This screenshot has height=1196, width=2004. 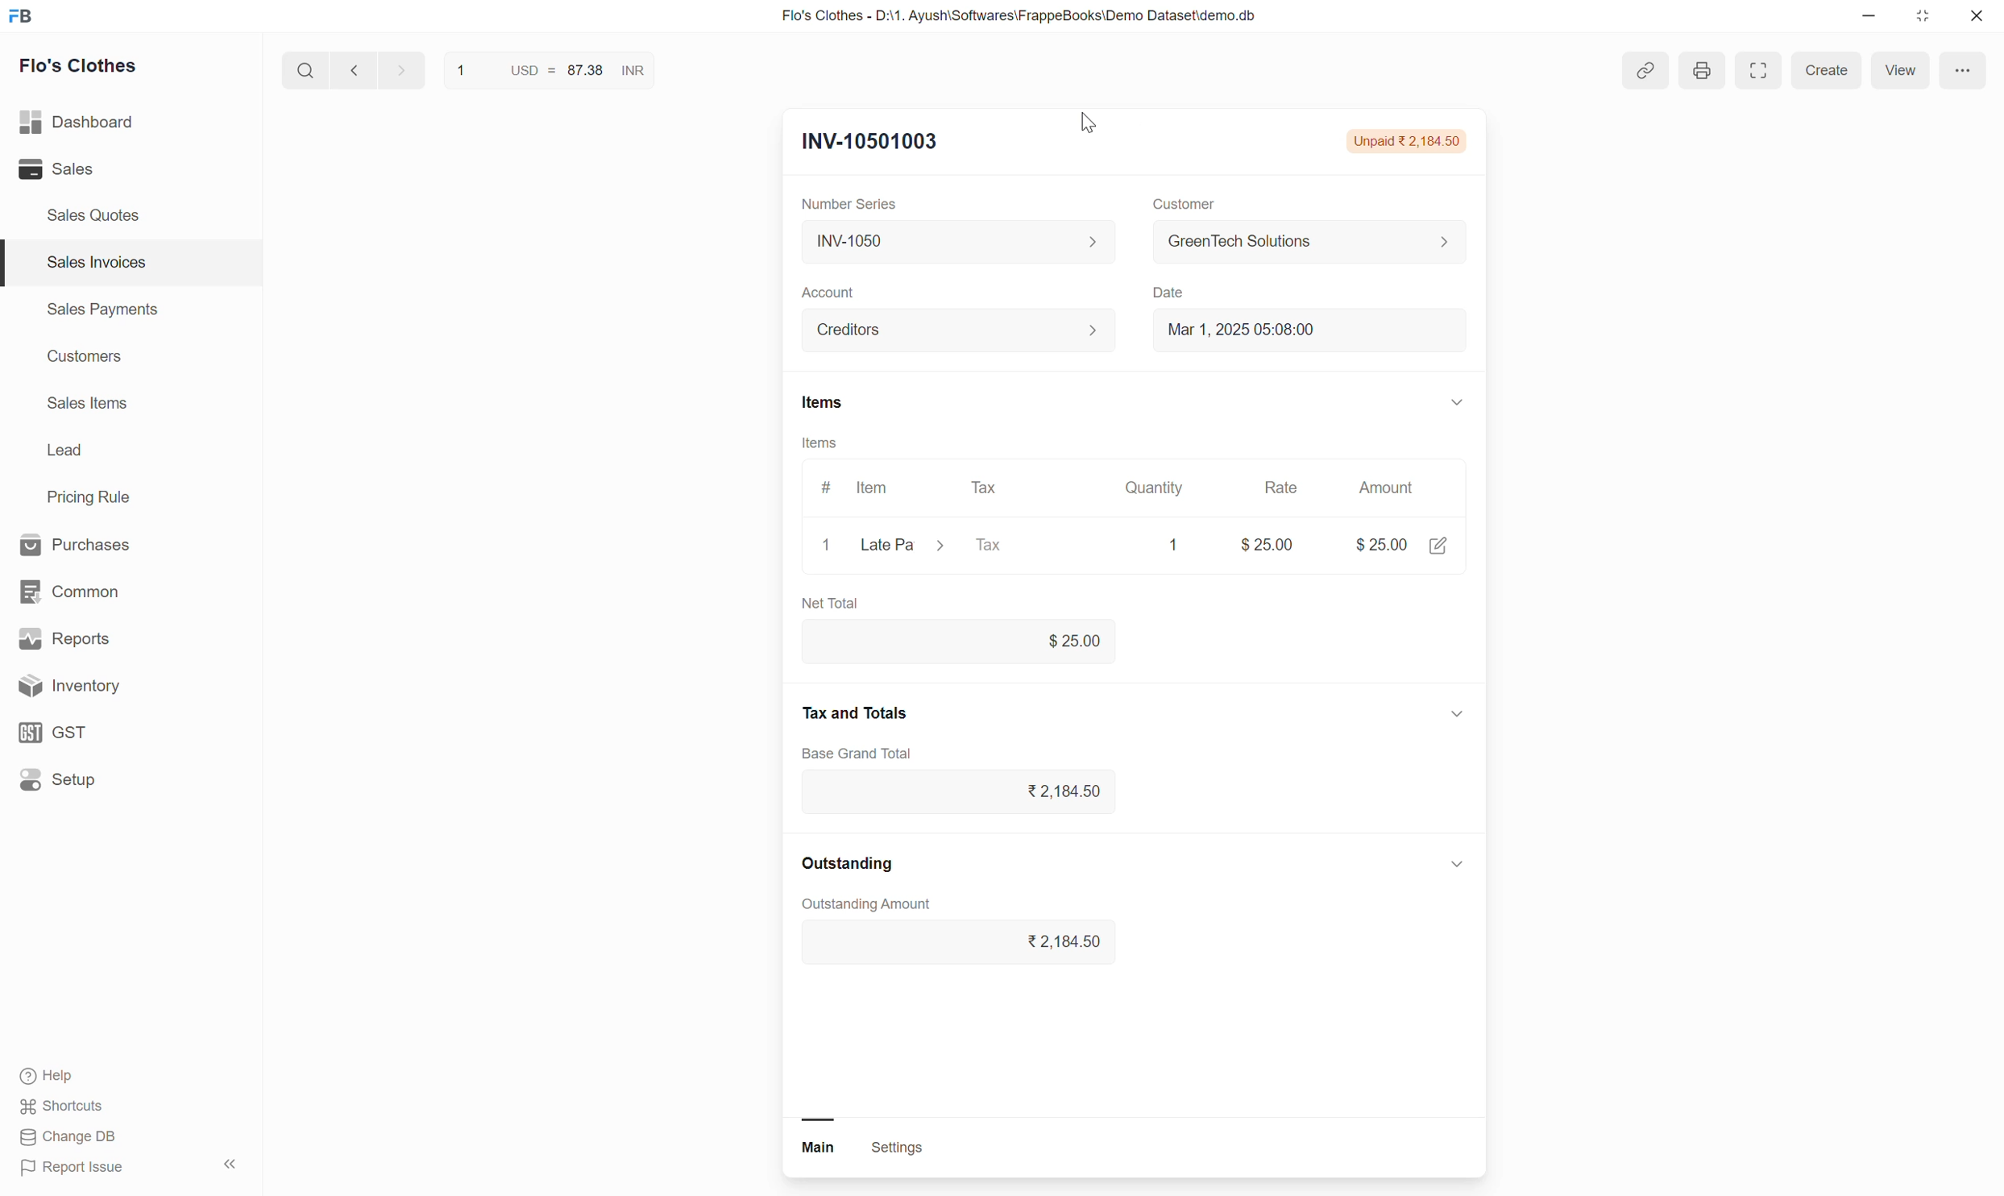 What do you see at coordinates (121, 686) in the screenshot?
I see `Inventory ` at bounding box center [121, 686].